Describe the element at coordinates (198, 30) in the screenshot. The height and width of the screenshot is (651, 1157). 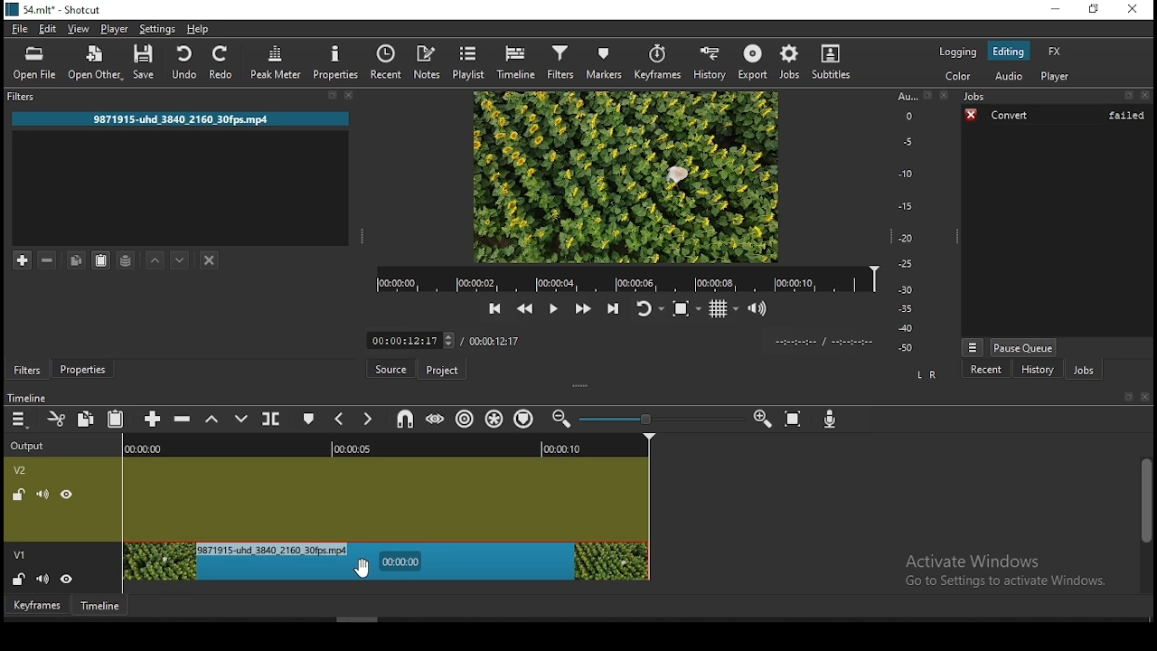
I see `help` at that location.